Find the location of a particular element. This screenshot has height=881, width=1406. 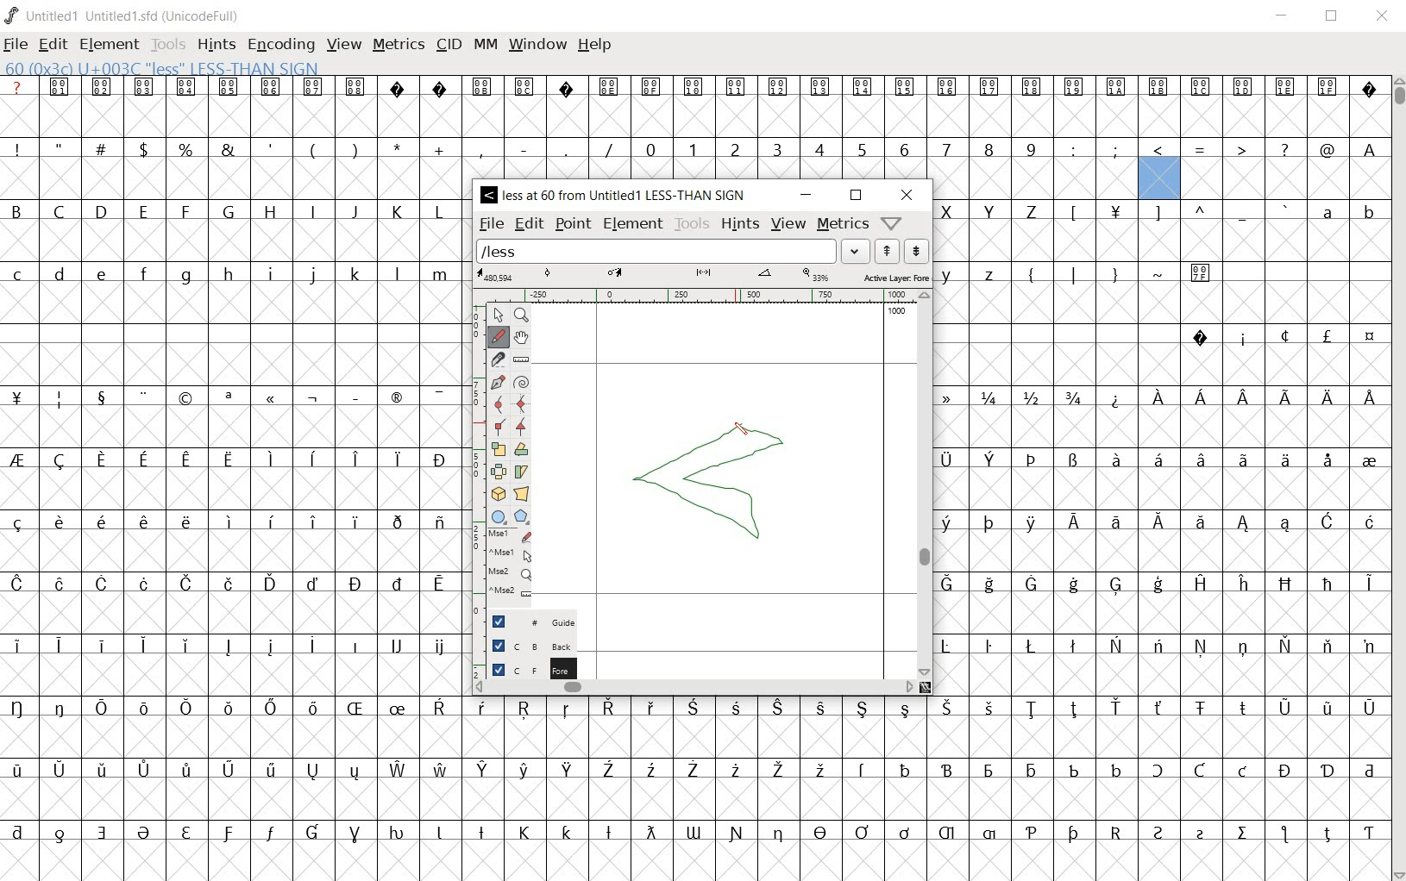

rotate the selection in 3D and project back to plane is located at coordinates (498, 494).